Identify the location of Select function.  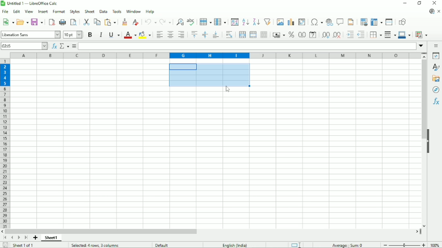
(64, 46).